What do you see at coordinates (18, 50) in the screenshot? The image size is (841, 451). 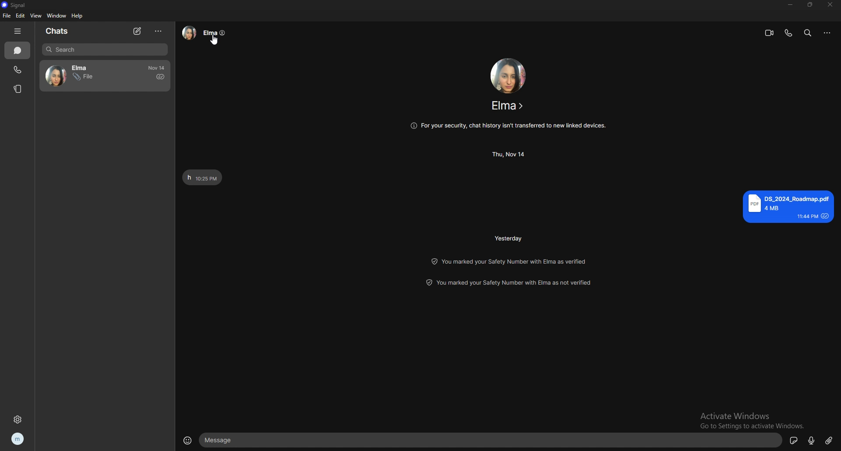 I see `chats` at bounding box center [18, 50].